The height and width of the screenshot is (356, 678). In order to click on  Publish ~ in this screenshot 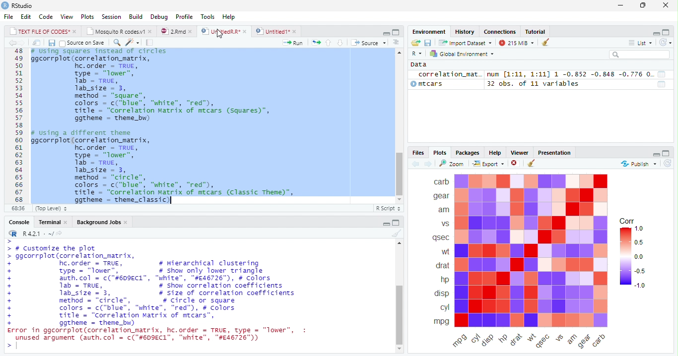, I will do `click(638, 165)`.